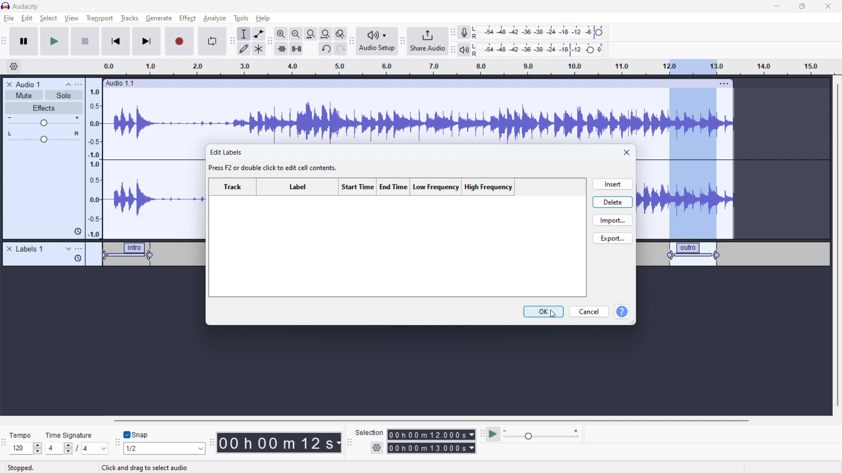 Image resolution: width=842 pixels, height=473 pixels. I want to click on time signature, so click(70, 435).